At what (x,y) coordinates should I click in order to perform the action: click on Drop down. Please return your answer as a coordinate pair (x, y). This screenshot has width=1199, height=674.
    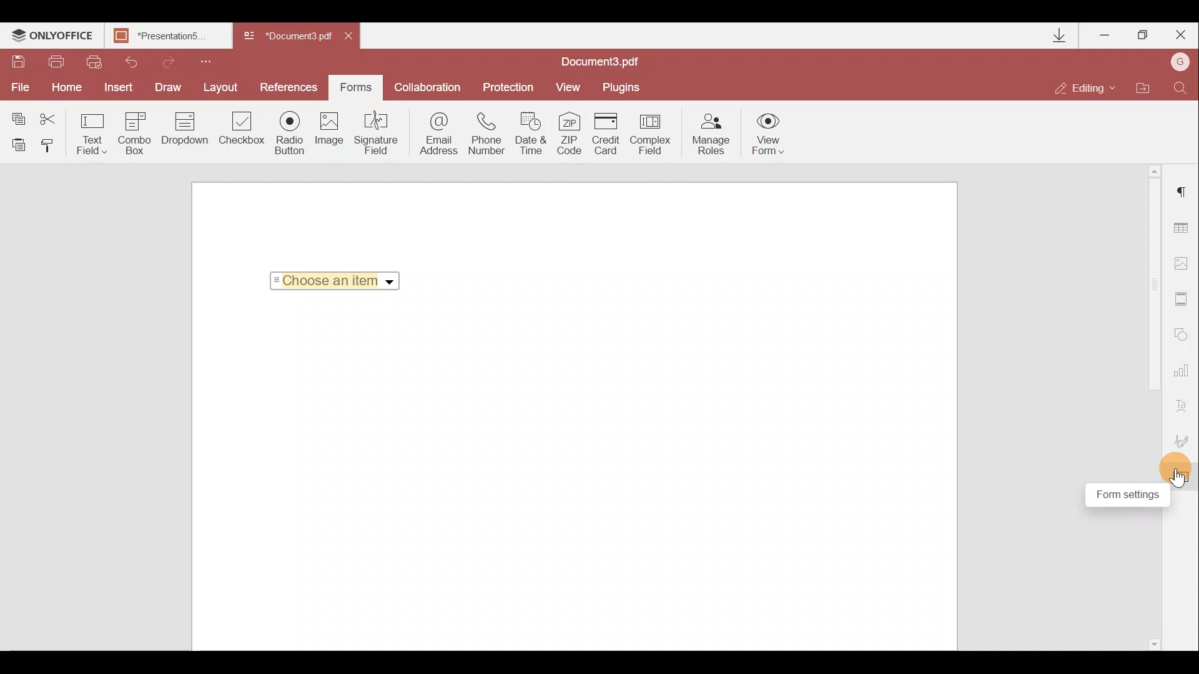
    Looking at the image, I should click on (185, 130).